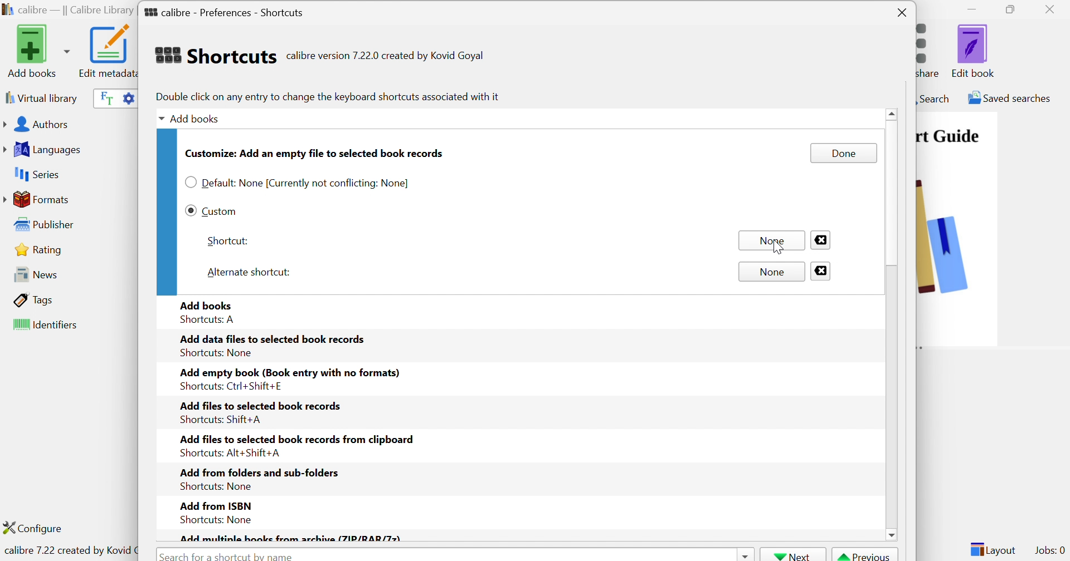  Describe the element at coordinates (250, 271) in the screenshot. I see `Alternate shortcut` at that location.